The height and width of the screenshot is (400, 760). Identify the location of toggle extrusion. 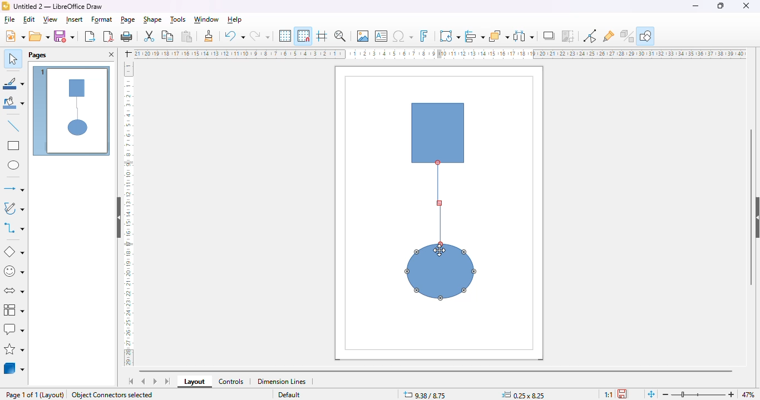
(628, 36).